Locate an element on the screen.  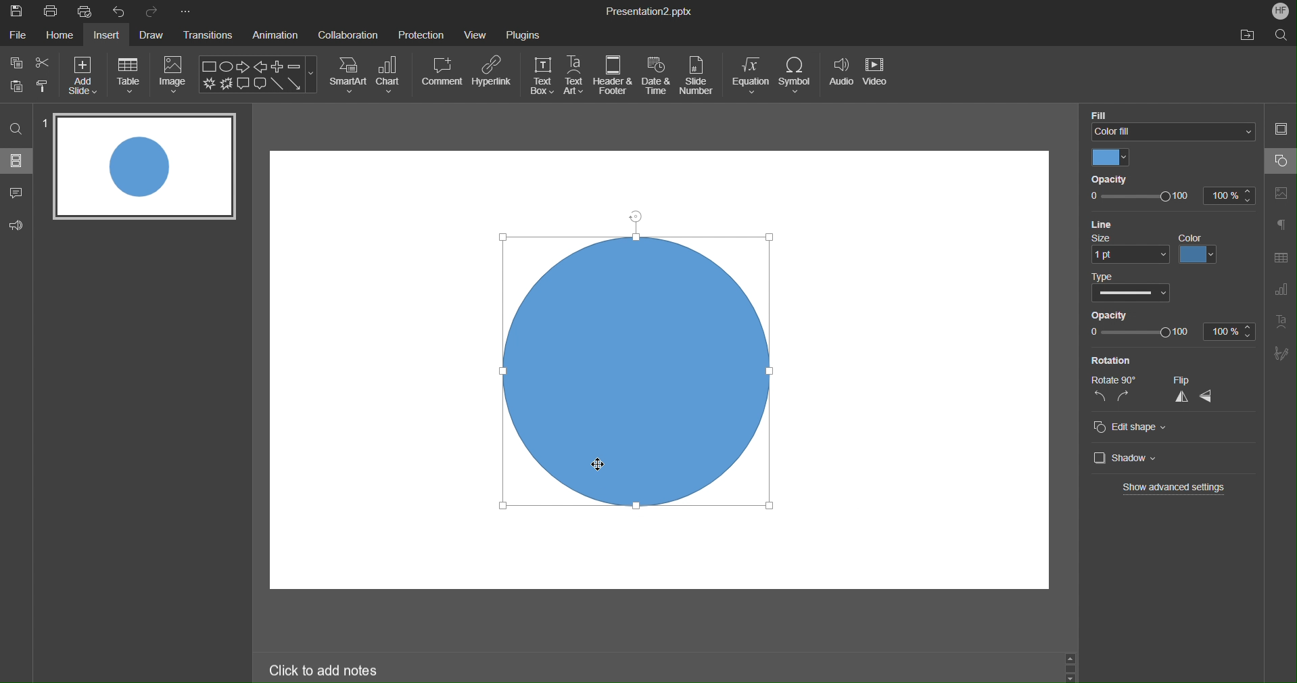
Rotate 90 is located at coordinates (1111, 377).